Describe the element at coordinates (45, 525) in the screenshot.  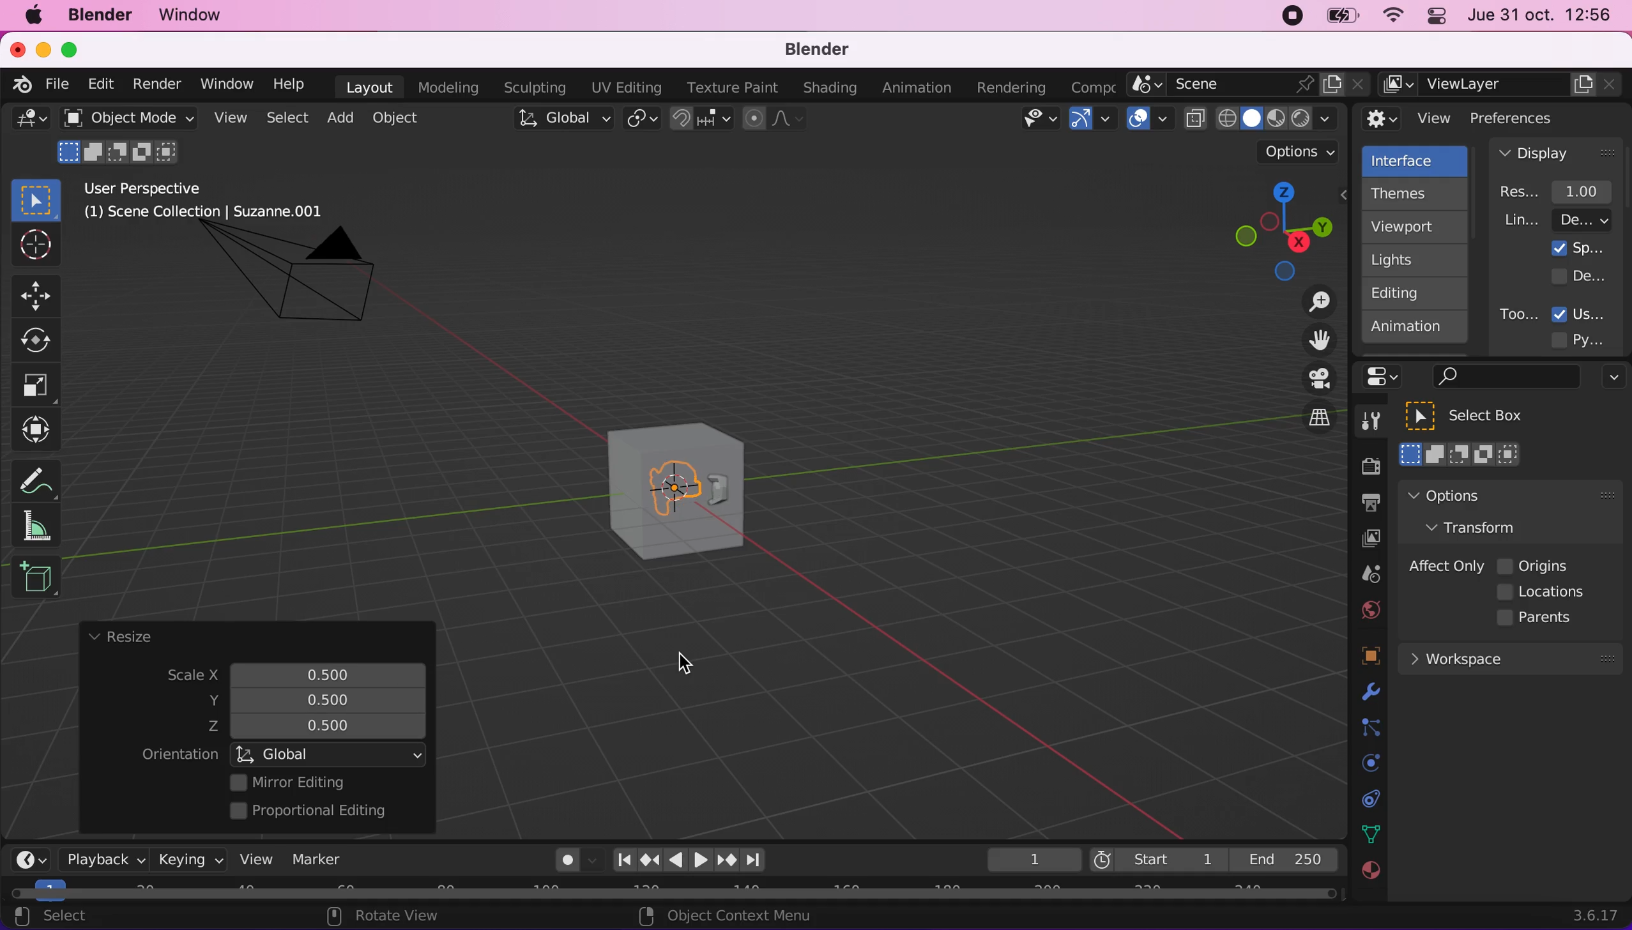
I see `measure` at that location.